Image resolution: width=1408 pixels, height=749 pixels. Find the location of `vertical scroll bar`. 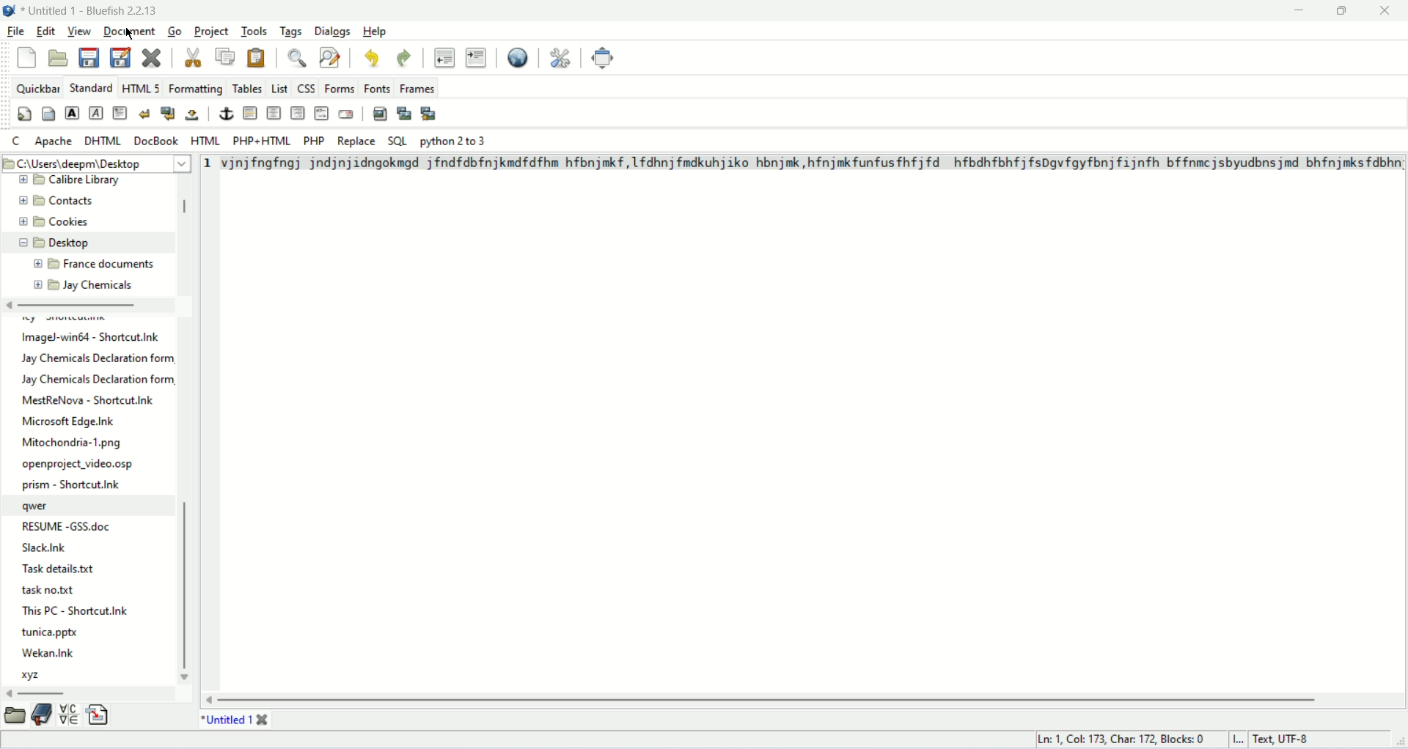

vertical scroll bar is located at coordinates (187, 588).